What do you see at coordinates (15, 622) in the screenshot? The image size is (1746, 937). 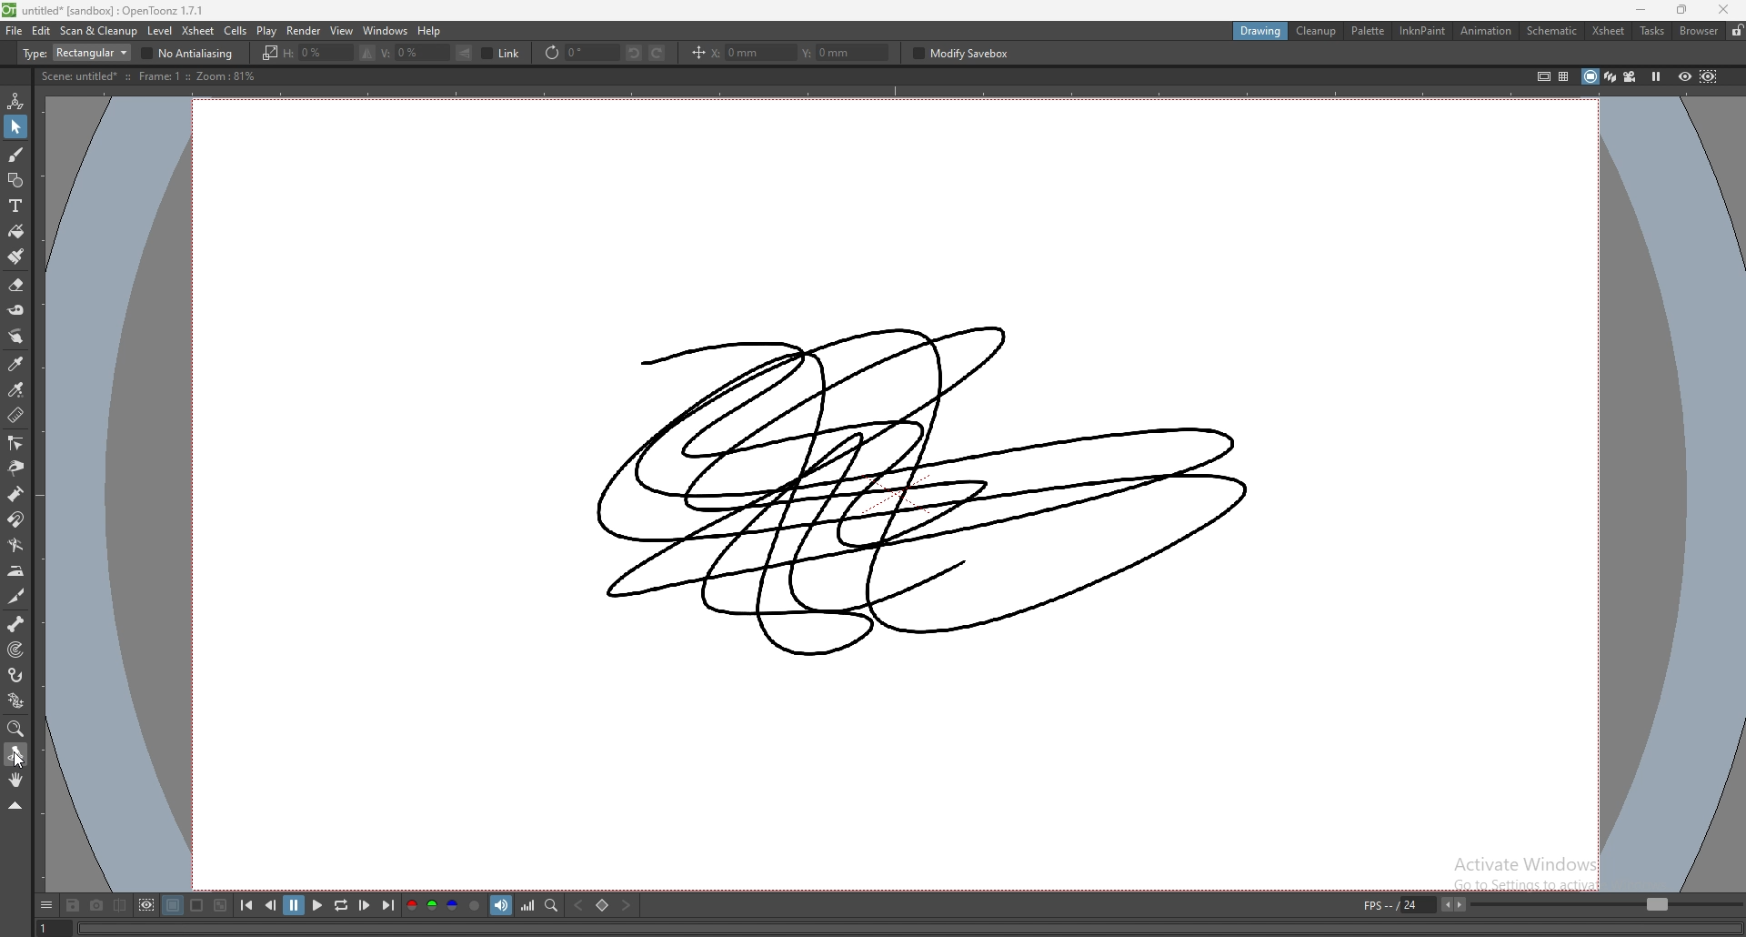 I see `skeleton` at bounding box center [15, 622].